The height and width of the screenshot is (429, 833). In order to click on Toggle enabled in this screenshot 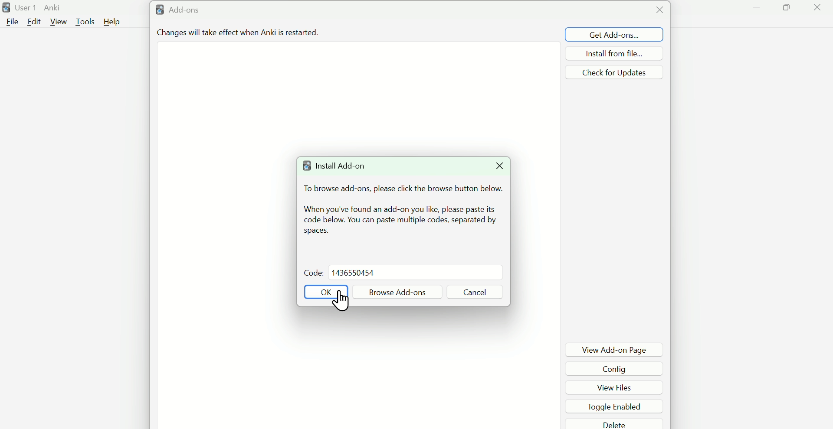, I will do `click(616, 405)`.